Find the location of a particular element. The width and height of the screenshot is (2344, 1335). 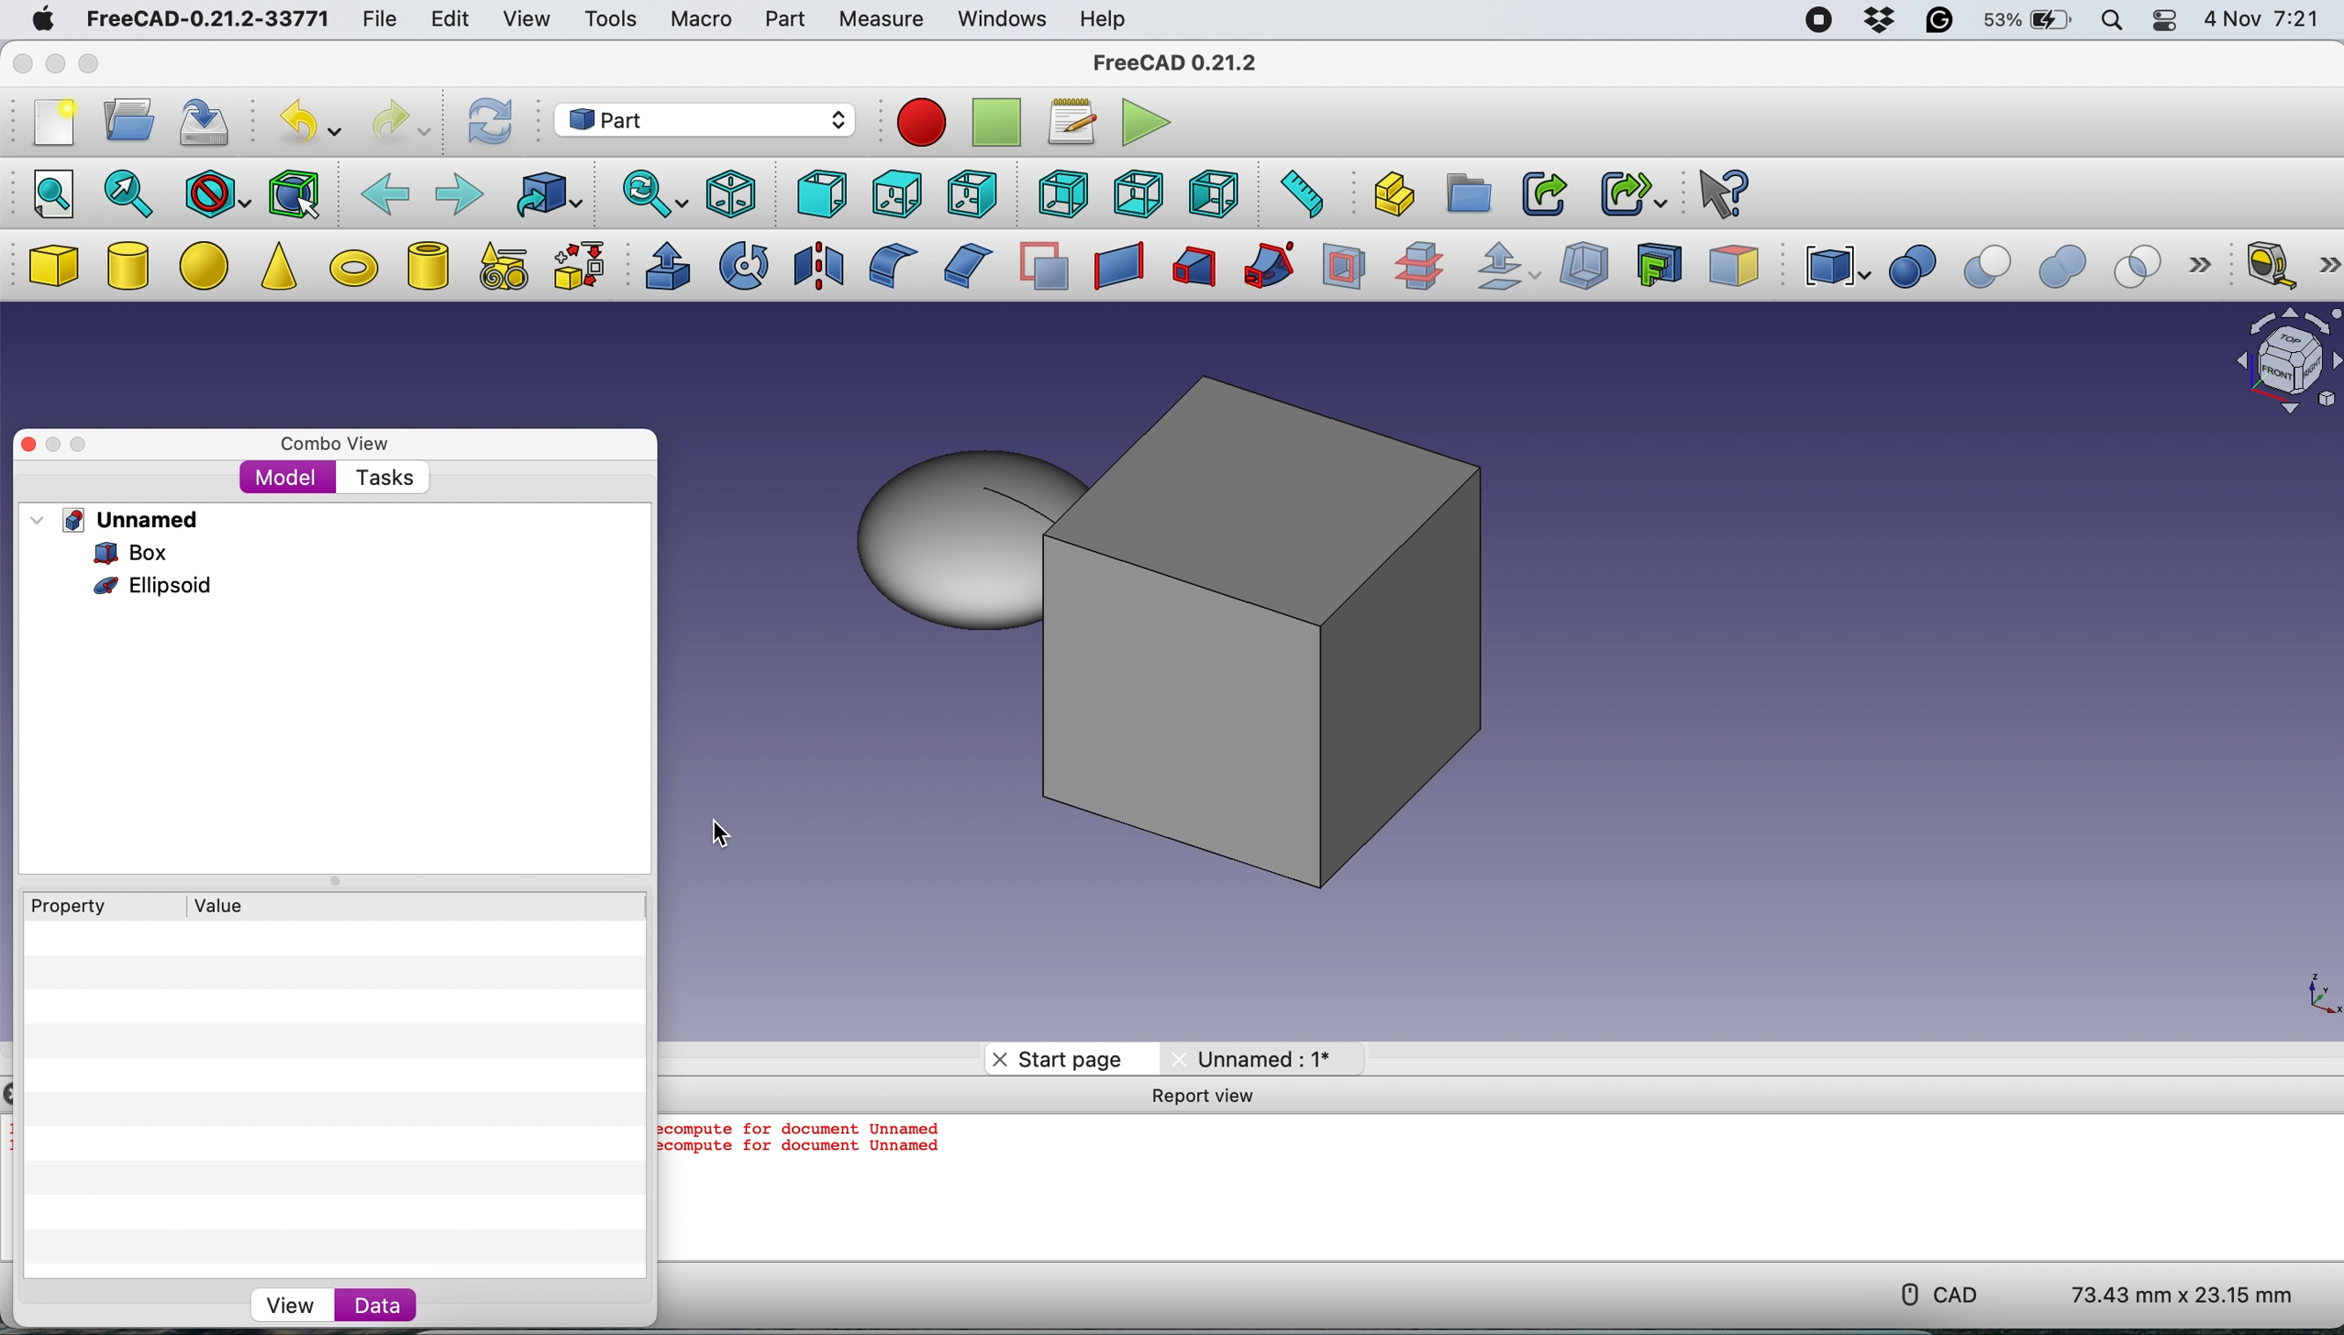

box is located at coordinates (1283, 623).